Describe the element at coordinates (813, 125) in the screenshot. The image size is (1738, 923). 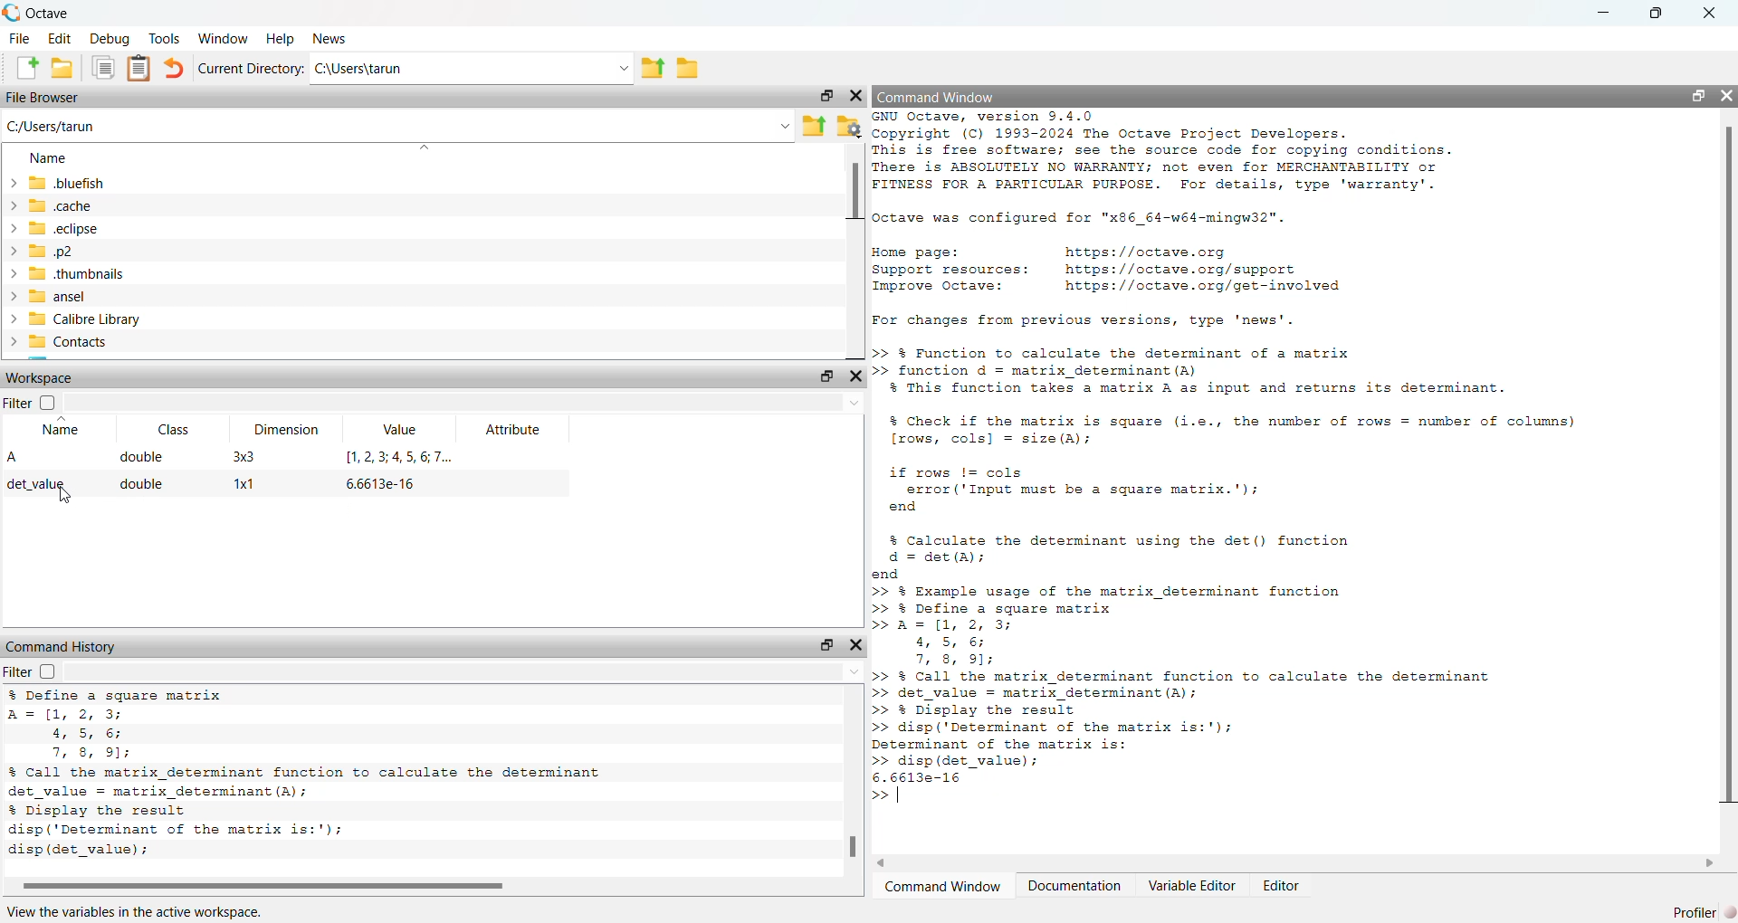
I see `one directory up` at that location.